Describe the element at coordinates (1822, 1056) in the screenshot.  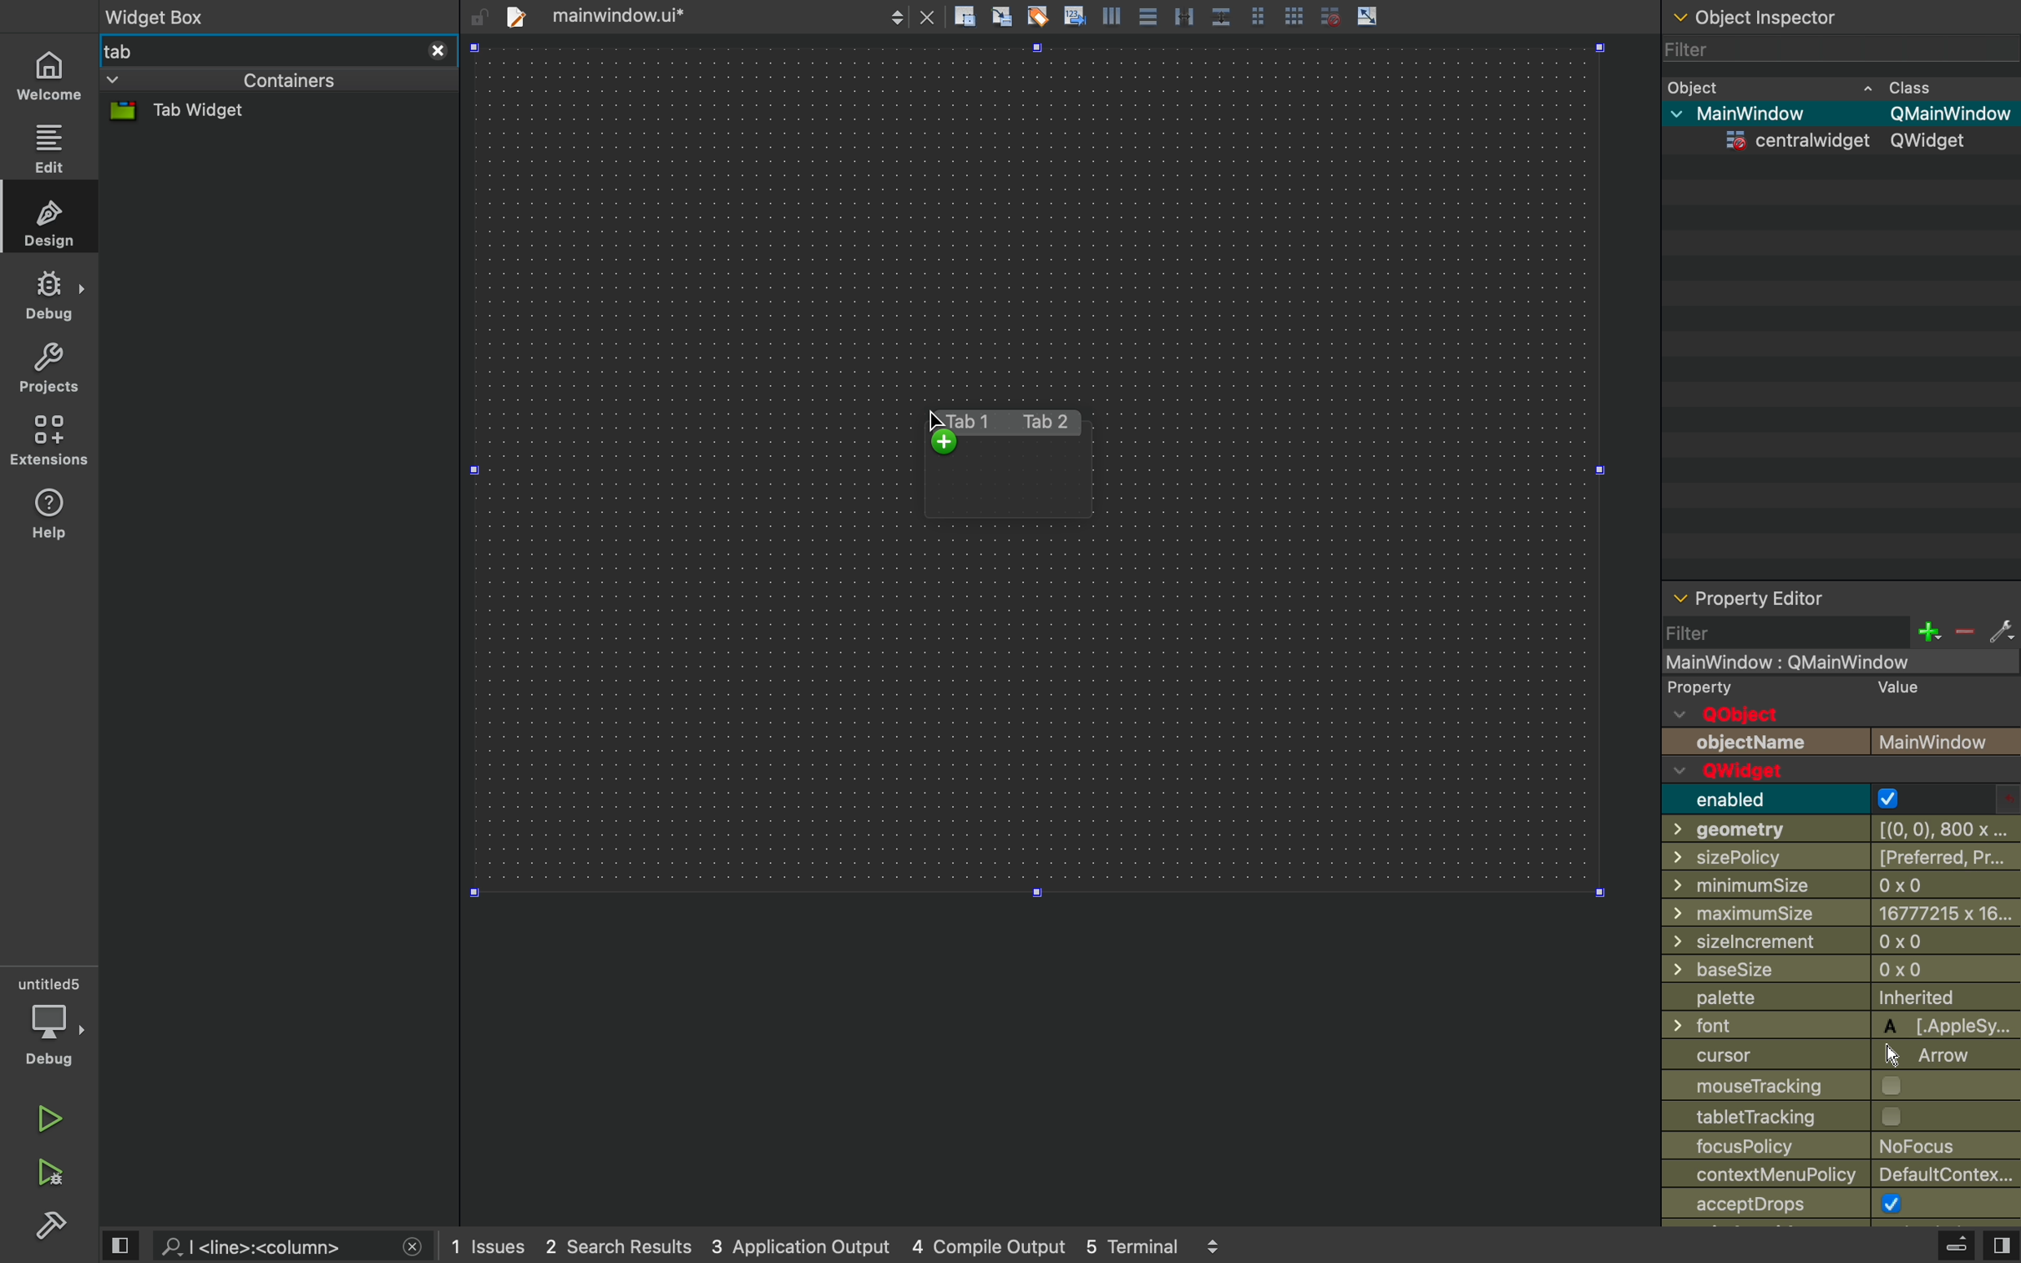
I see `cursor` at that location.